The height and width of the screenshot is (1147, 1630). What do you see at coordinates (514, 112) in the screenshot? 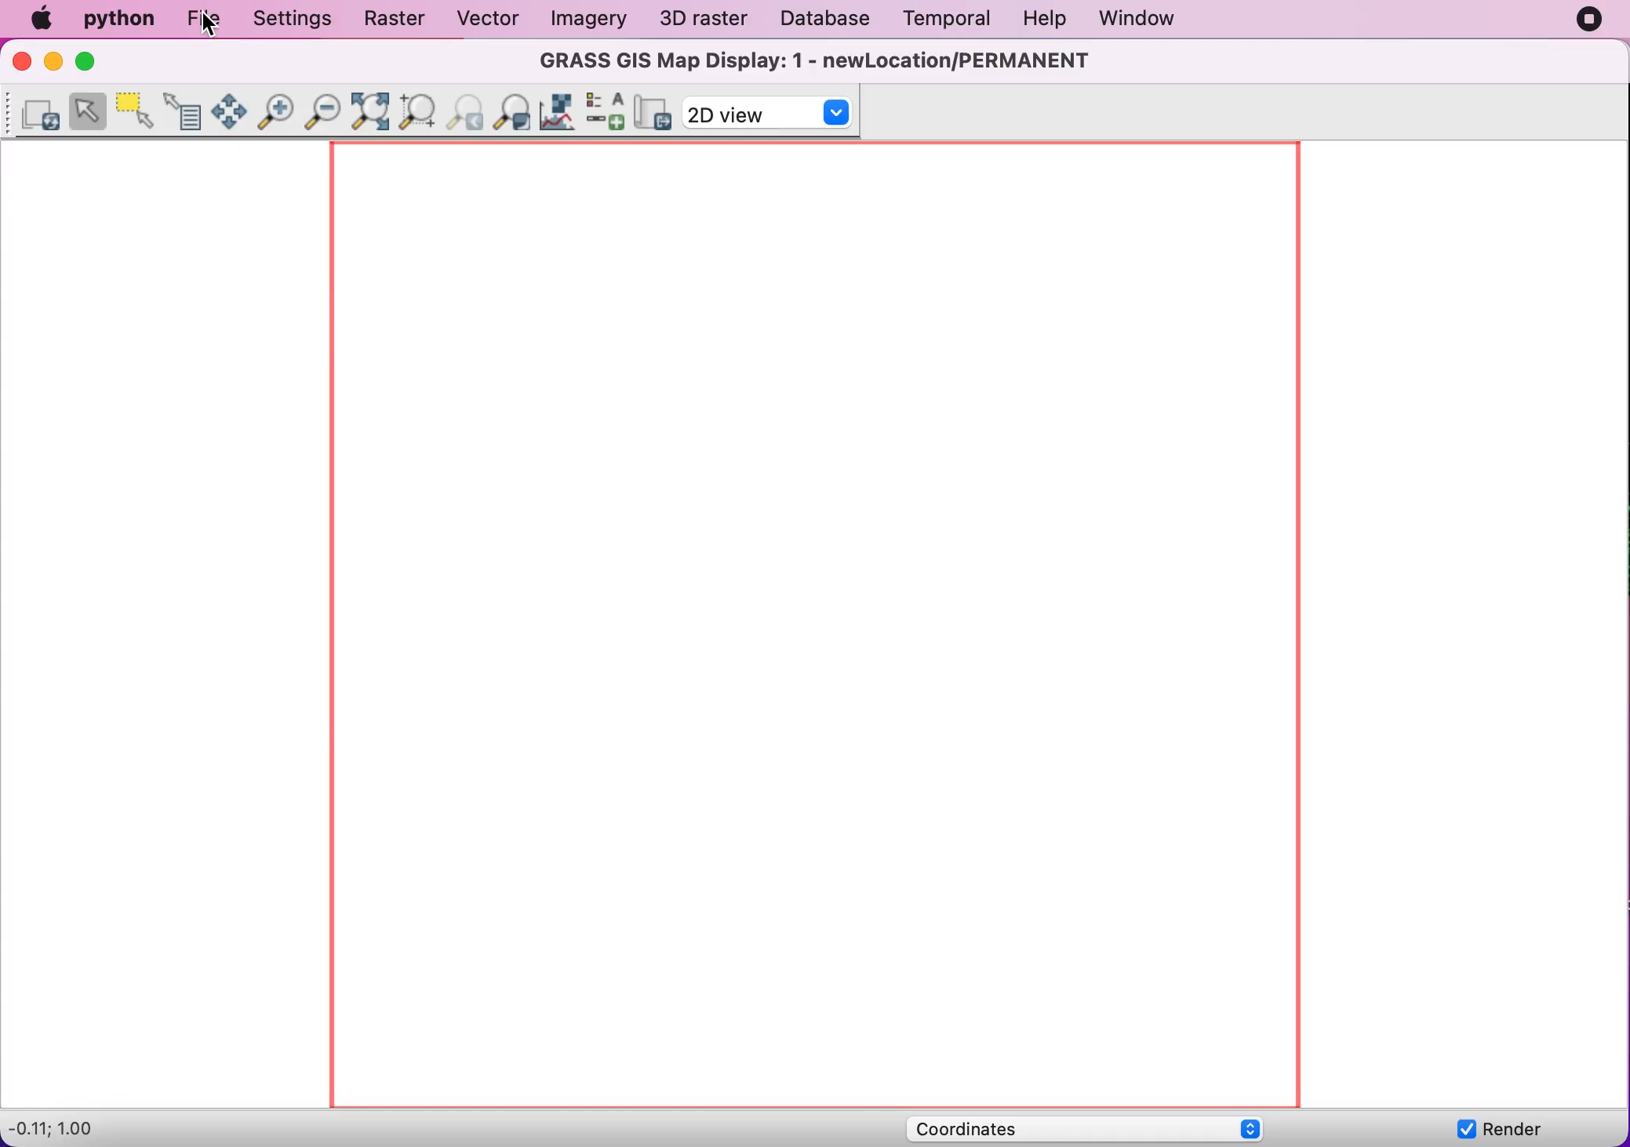
I see `various zoom options` at bounding box center [514, 112].